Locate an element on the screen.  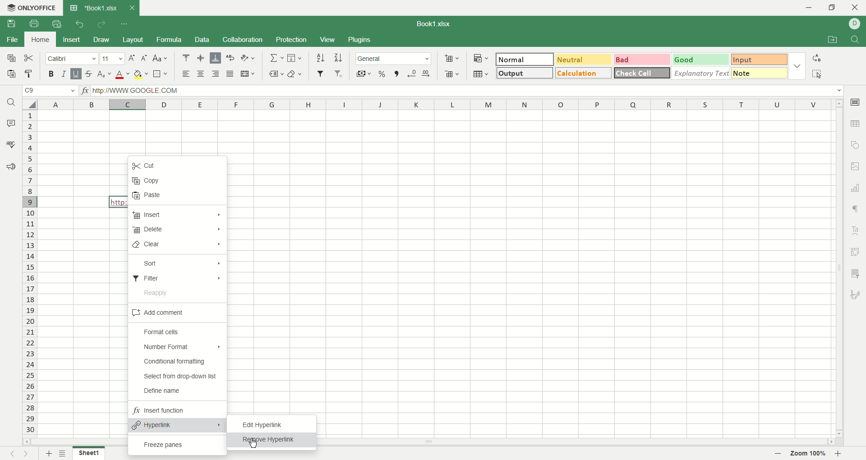
data is located at coordinates (203, 39).